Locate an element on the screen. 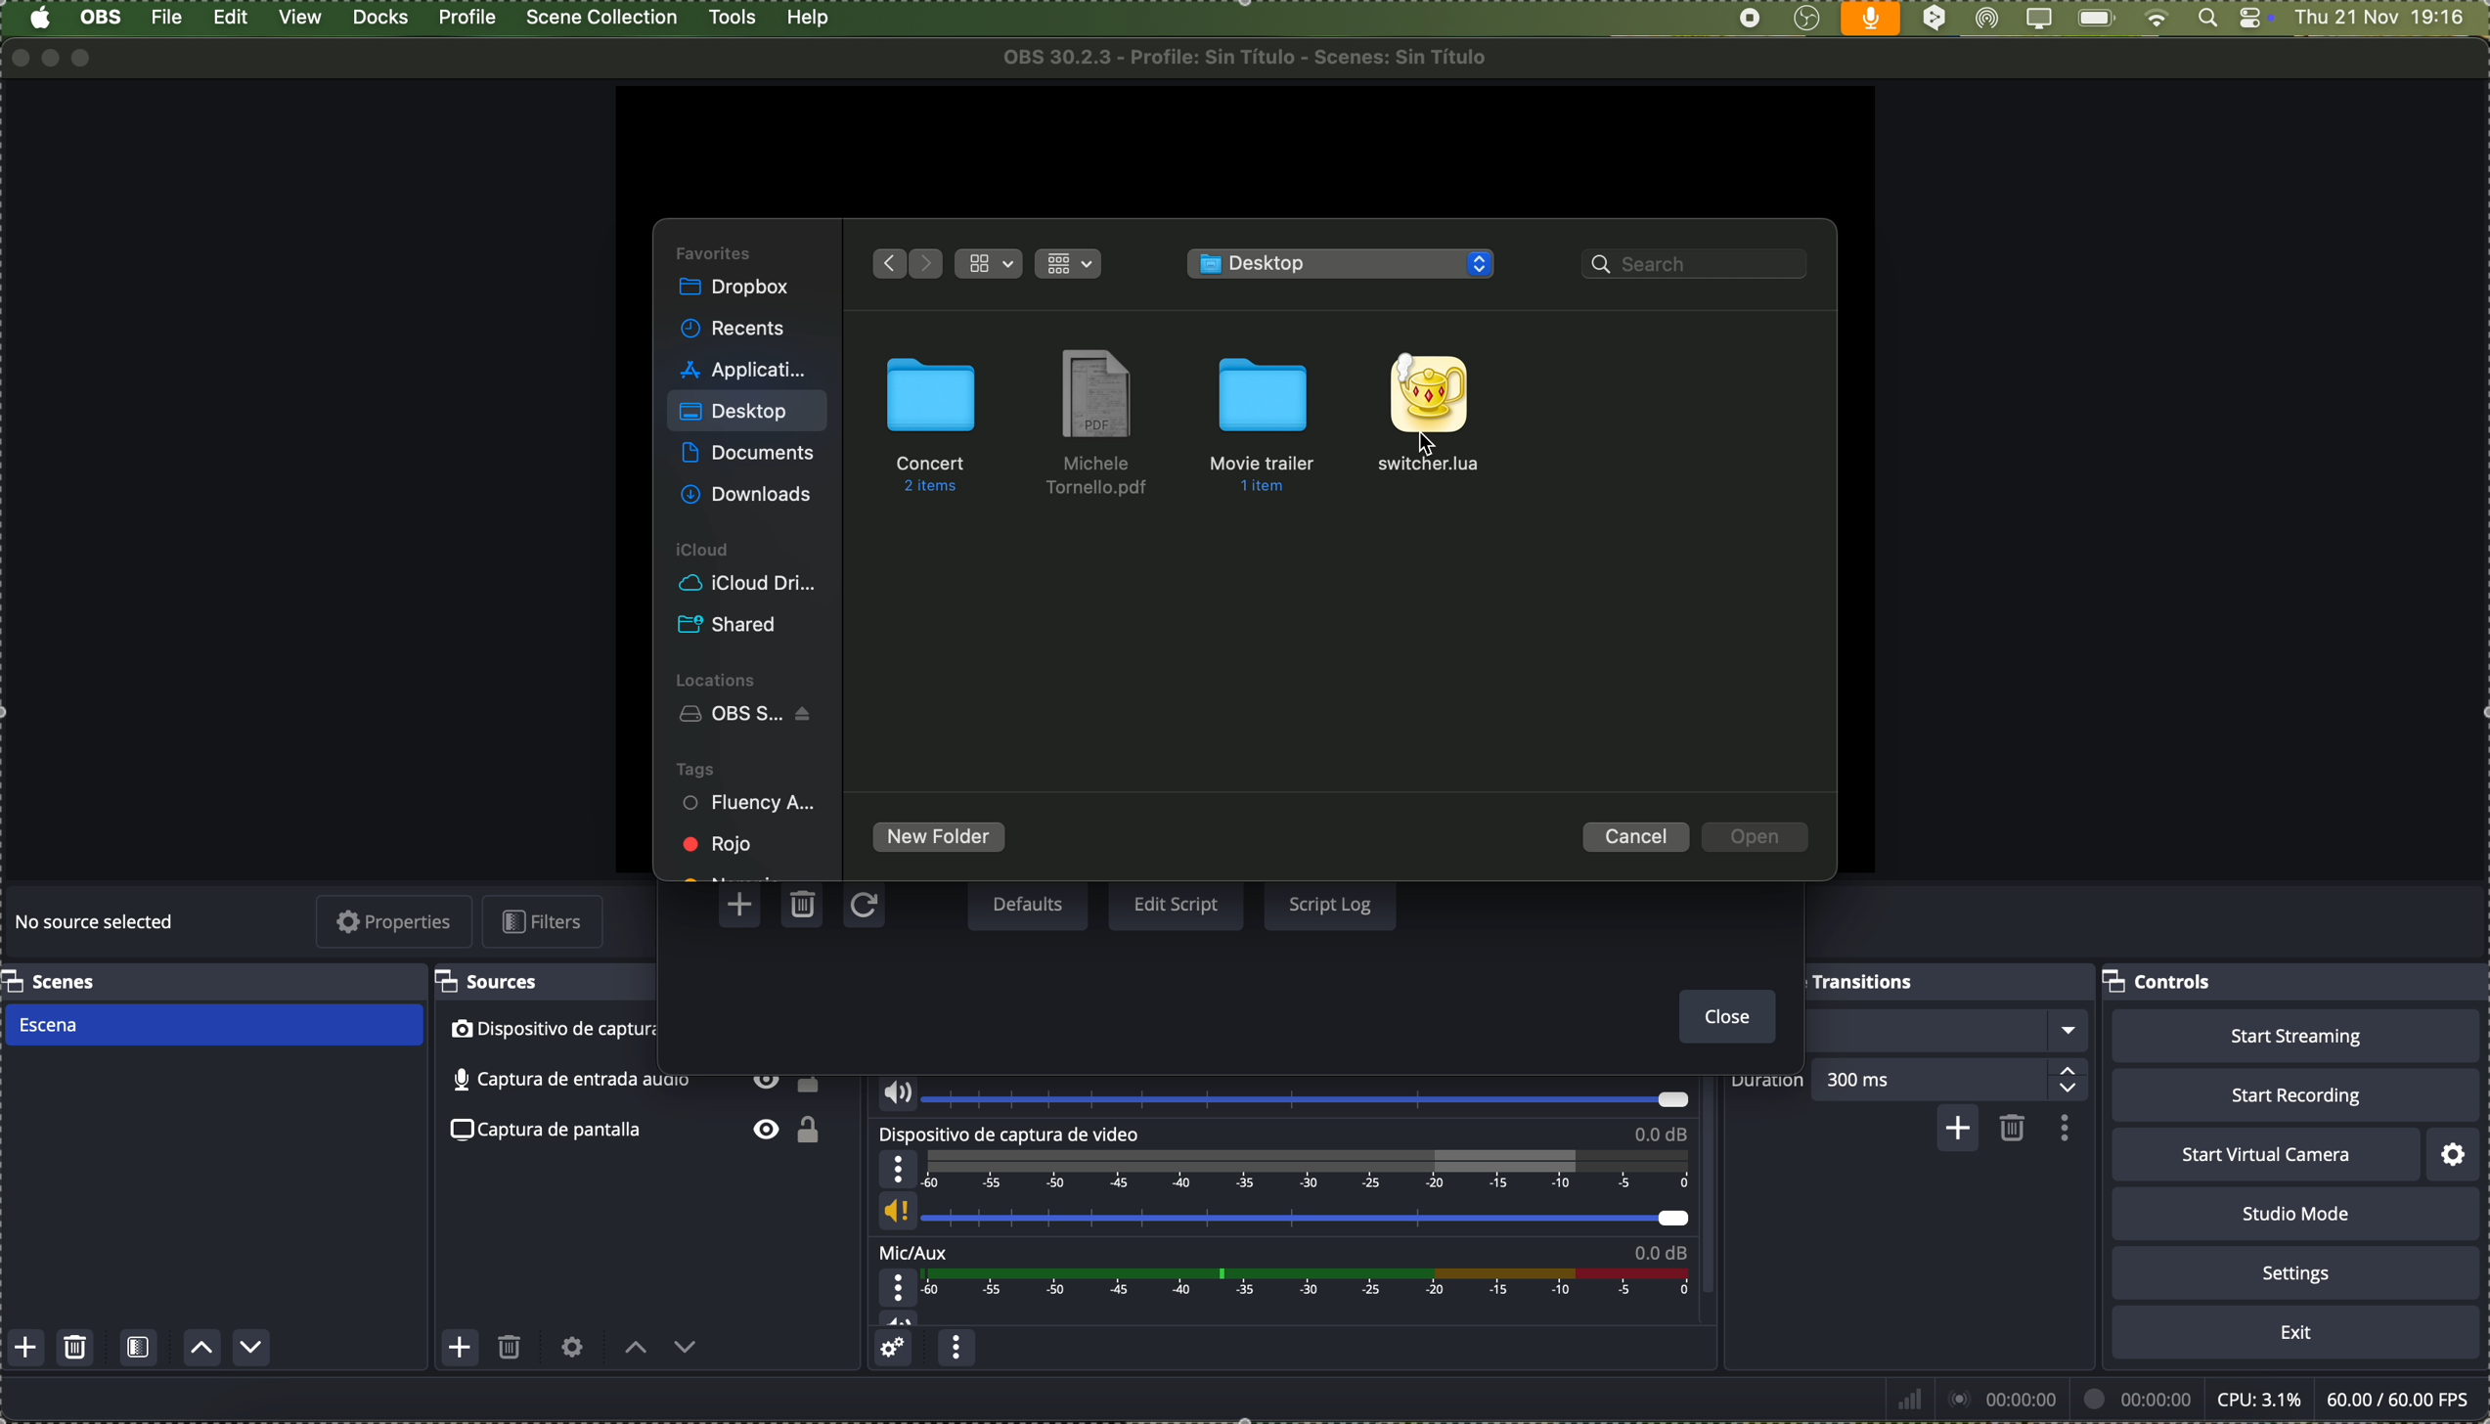 The width and height of the screenshot is (2490, 1424). click on tools is located at coordinates (735, 15).